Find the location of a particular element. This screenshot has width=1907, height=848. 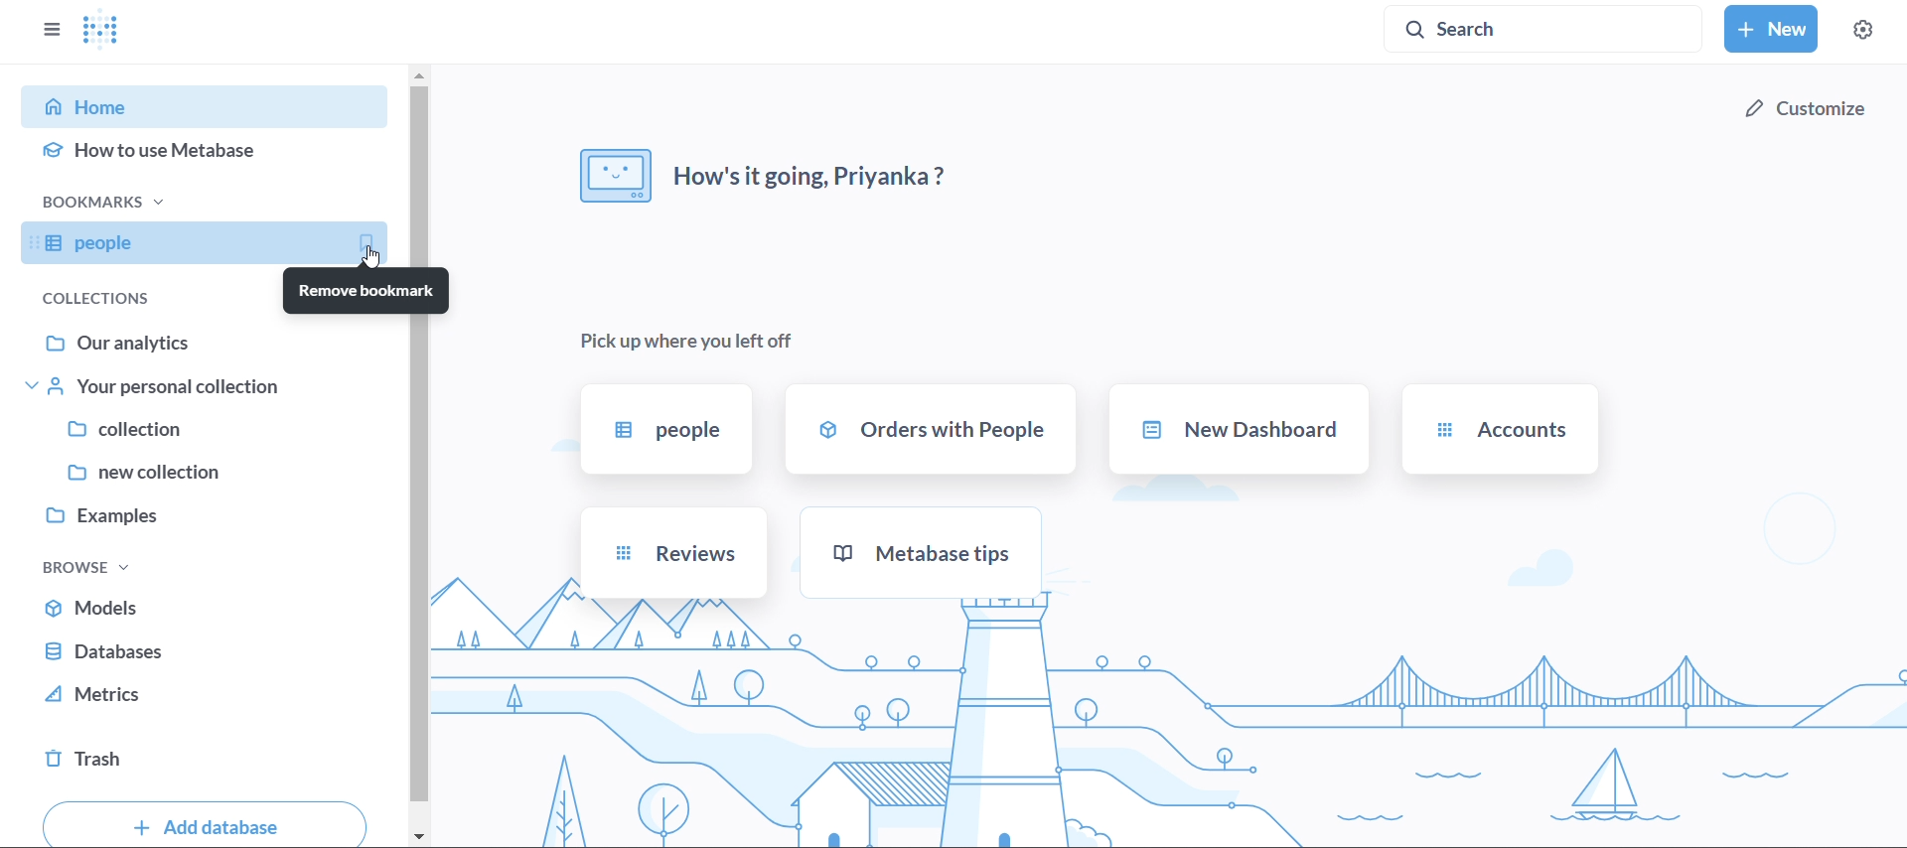

close sidebar is located at coordinates (52, 32).